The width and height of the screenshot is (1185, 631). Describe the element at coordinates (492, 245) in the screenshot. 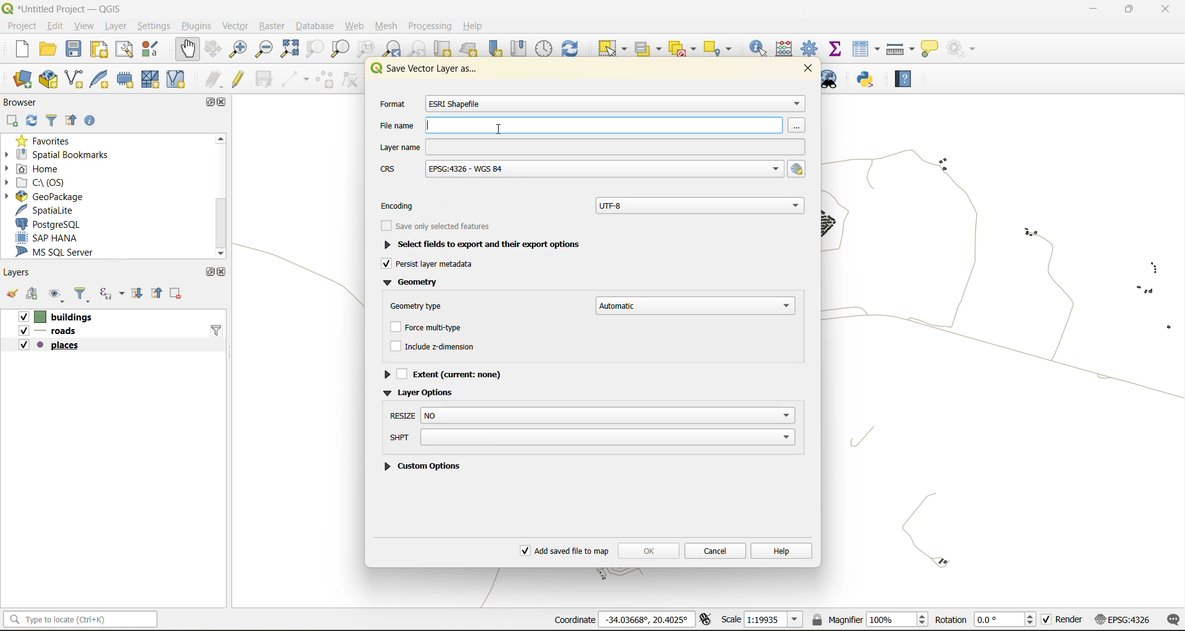

I see `Select fields to export and their export options` at that location.